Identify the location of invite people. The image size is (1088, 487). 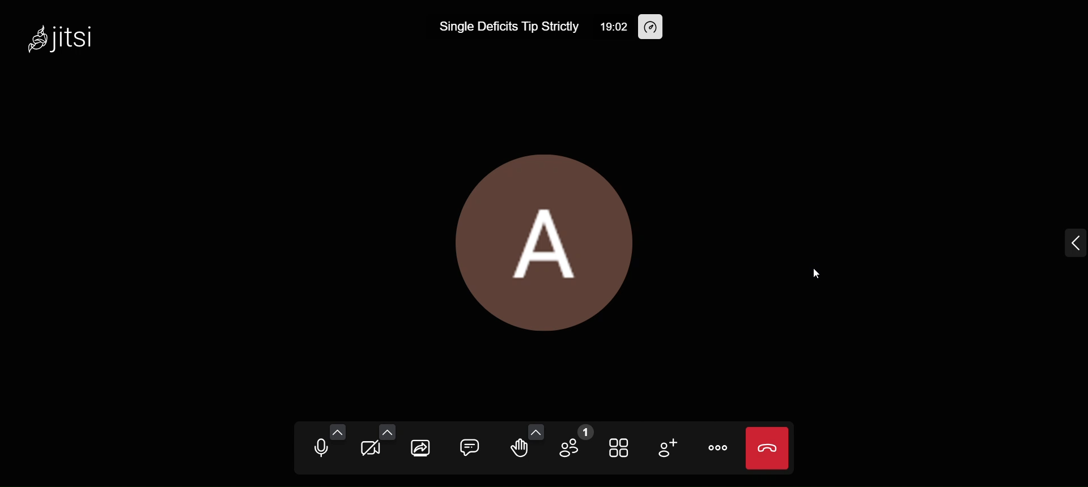
(666, 446).